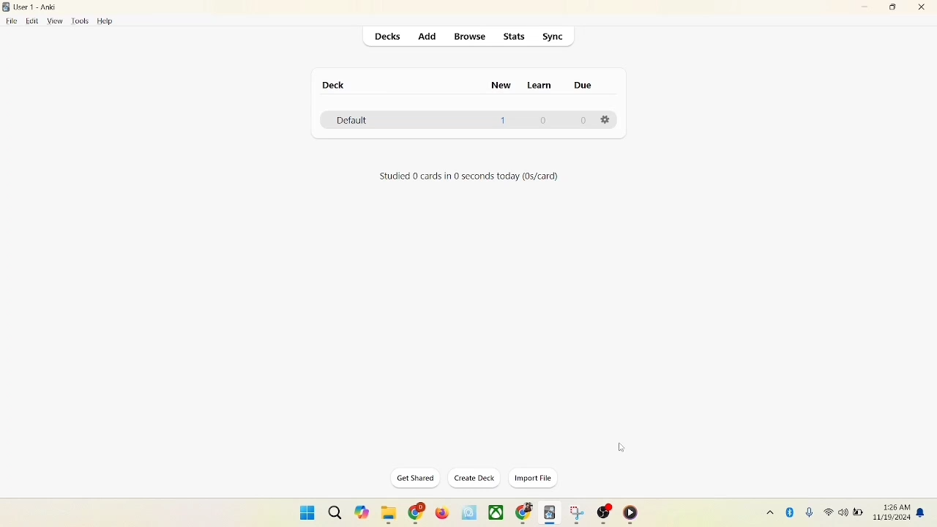 The height and width of the screenshot is (527, 937). I want to click on show hidden icon, so click(767, 512).